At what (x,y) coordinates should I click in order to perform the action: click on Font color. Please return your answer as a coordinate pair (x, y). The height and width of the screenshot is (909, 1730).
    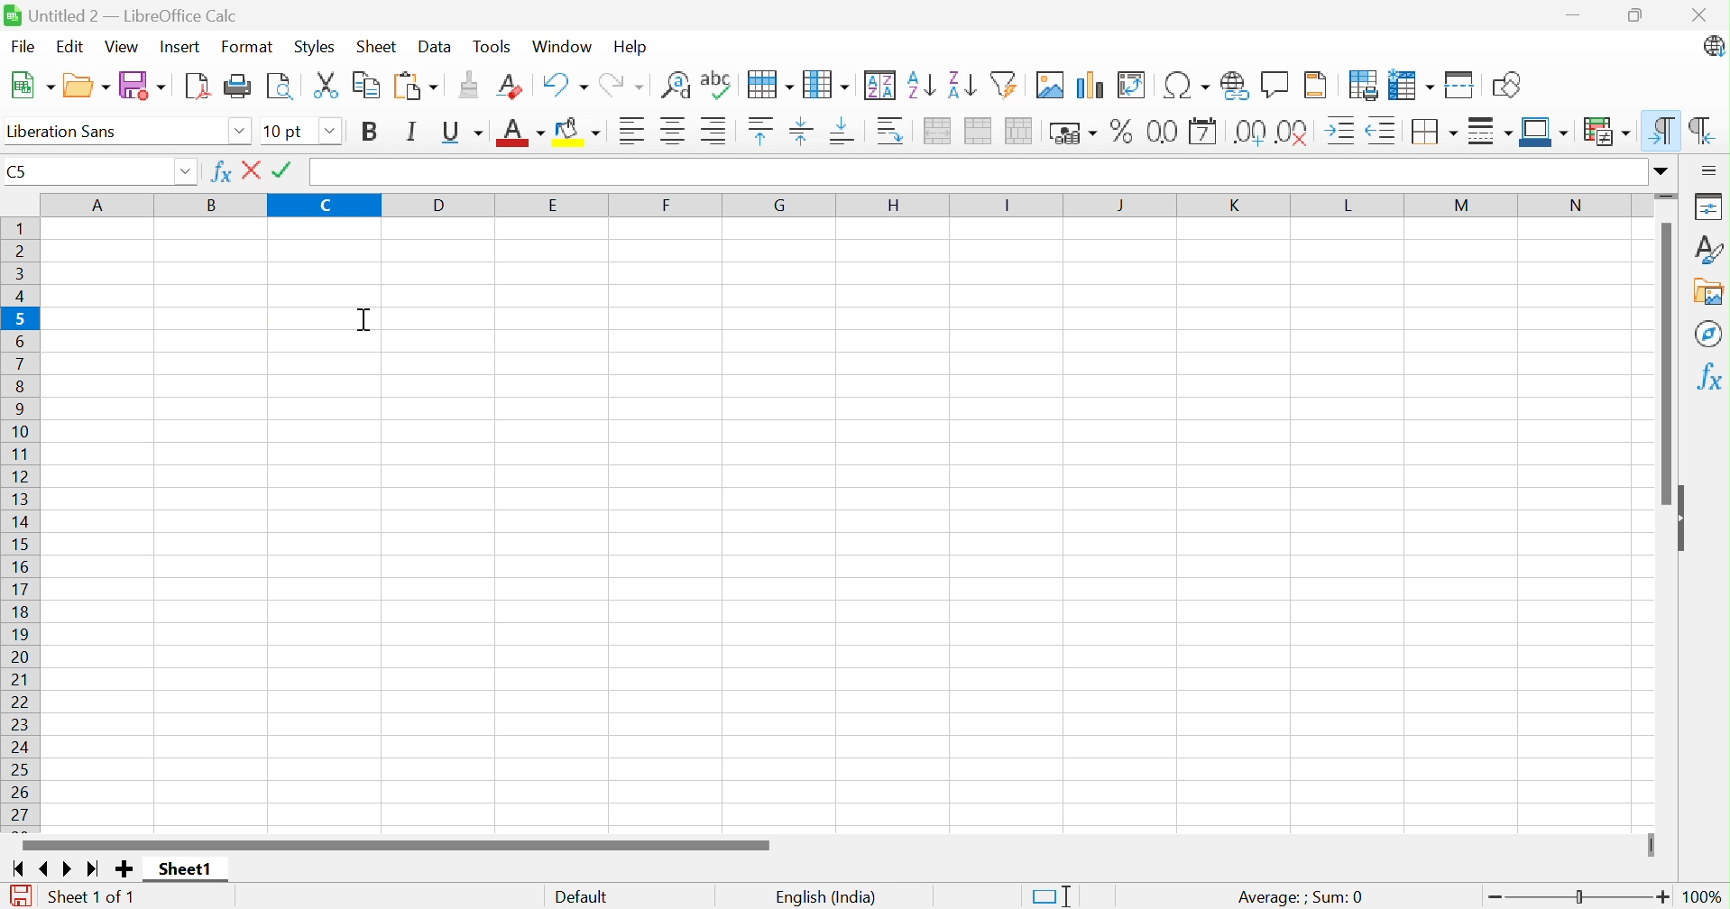
    Looking at the image, I should click on (522, 134).